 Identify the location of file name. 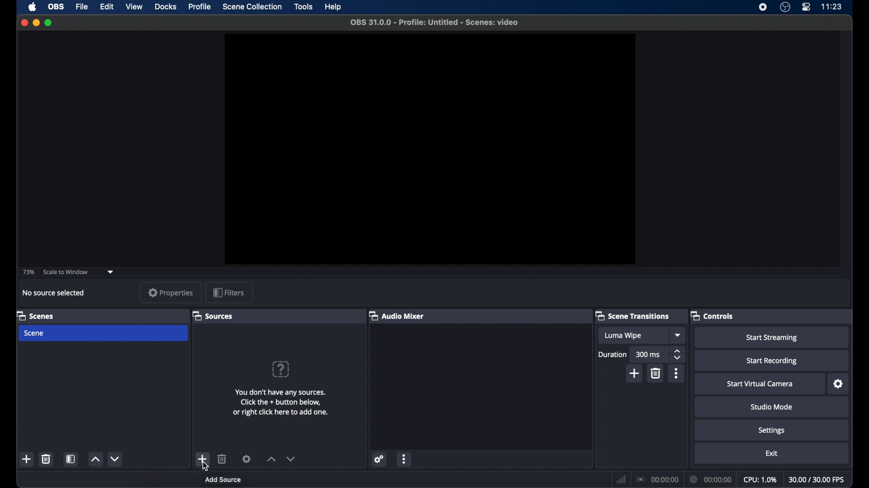
(435, 23).